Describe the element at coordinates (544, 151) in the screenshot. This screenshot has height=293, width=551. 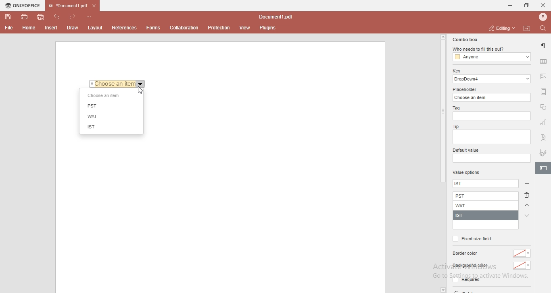
I see `signature` at that location.